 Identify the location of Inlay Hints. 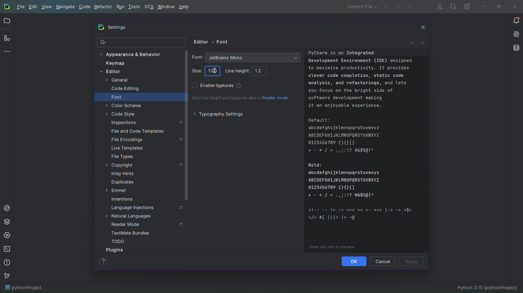
(122, 173).